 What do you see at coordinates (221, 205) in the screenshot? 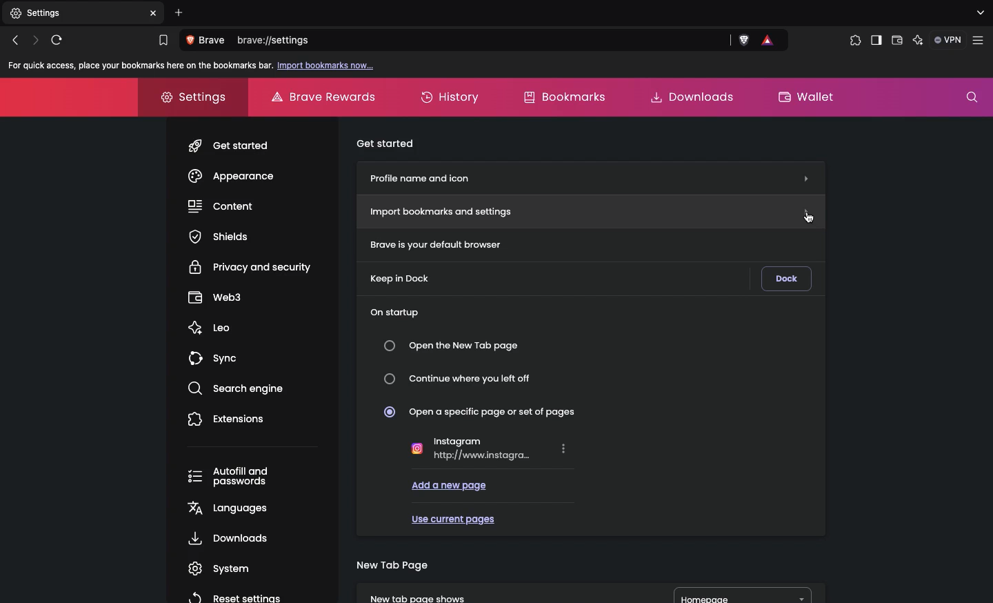
I see `Content` at bounding box center [221, 205].